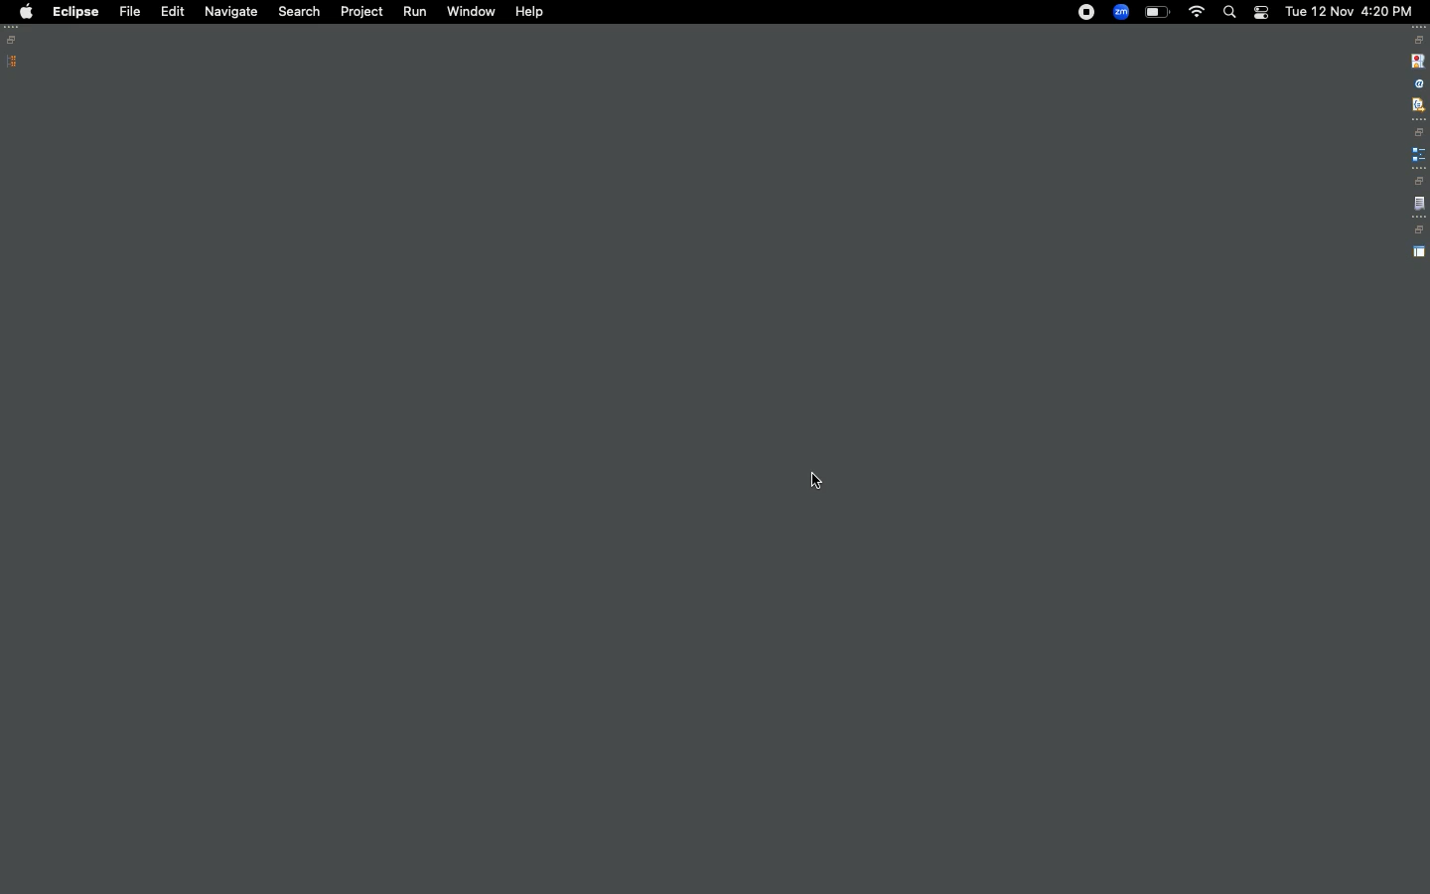 The width and height of the screenshot is (1430, 894). Describe the element at coordinates (1351, 10) in the screenshot. I see `Date/time` at that location.